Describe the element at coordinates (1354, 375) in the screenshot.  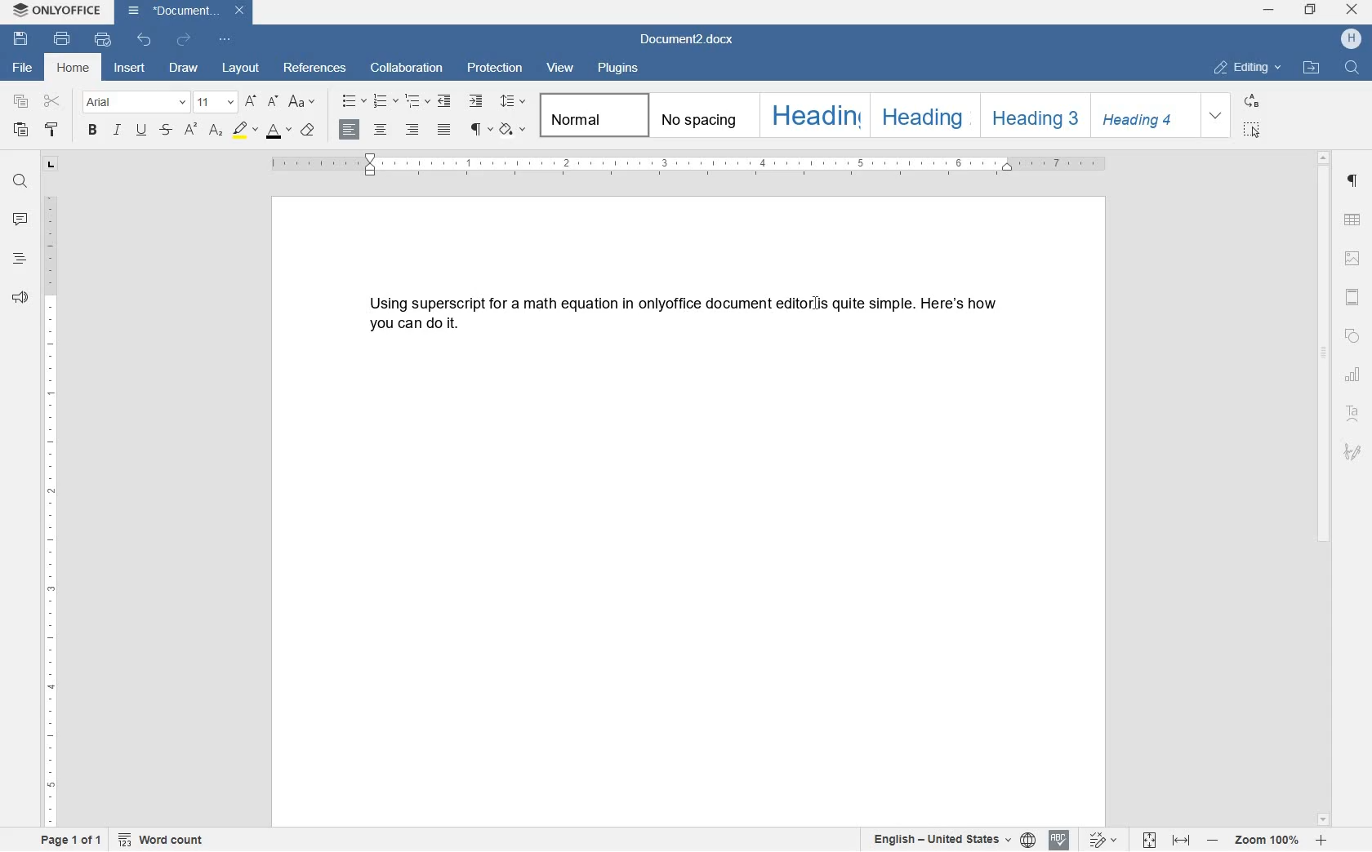
I see `chart` at that location.